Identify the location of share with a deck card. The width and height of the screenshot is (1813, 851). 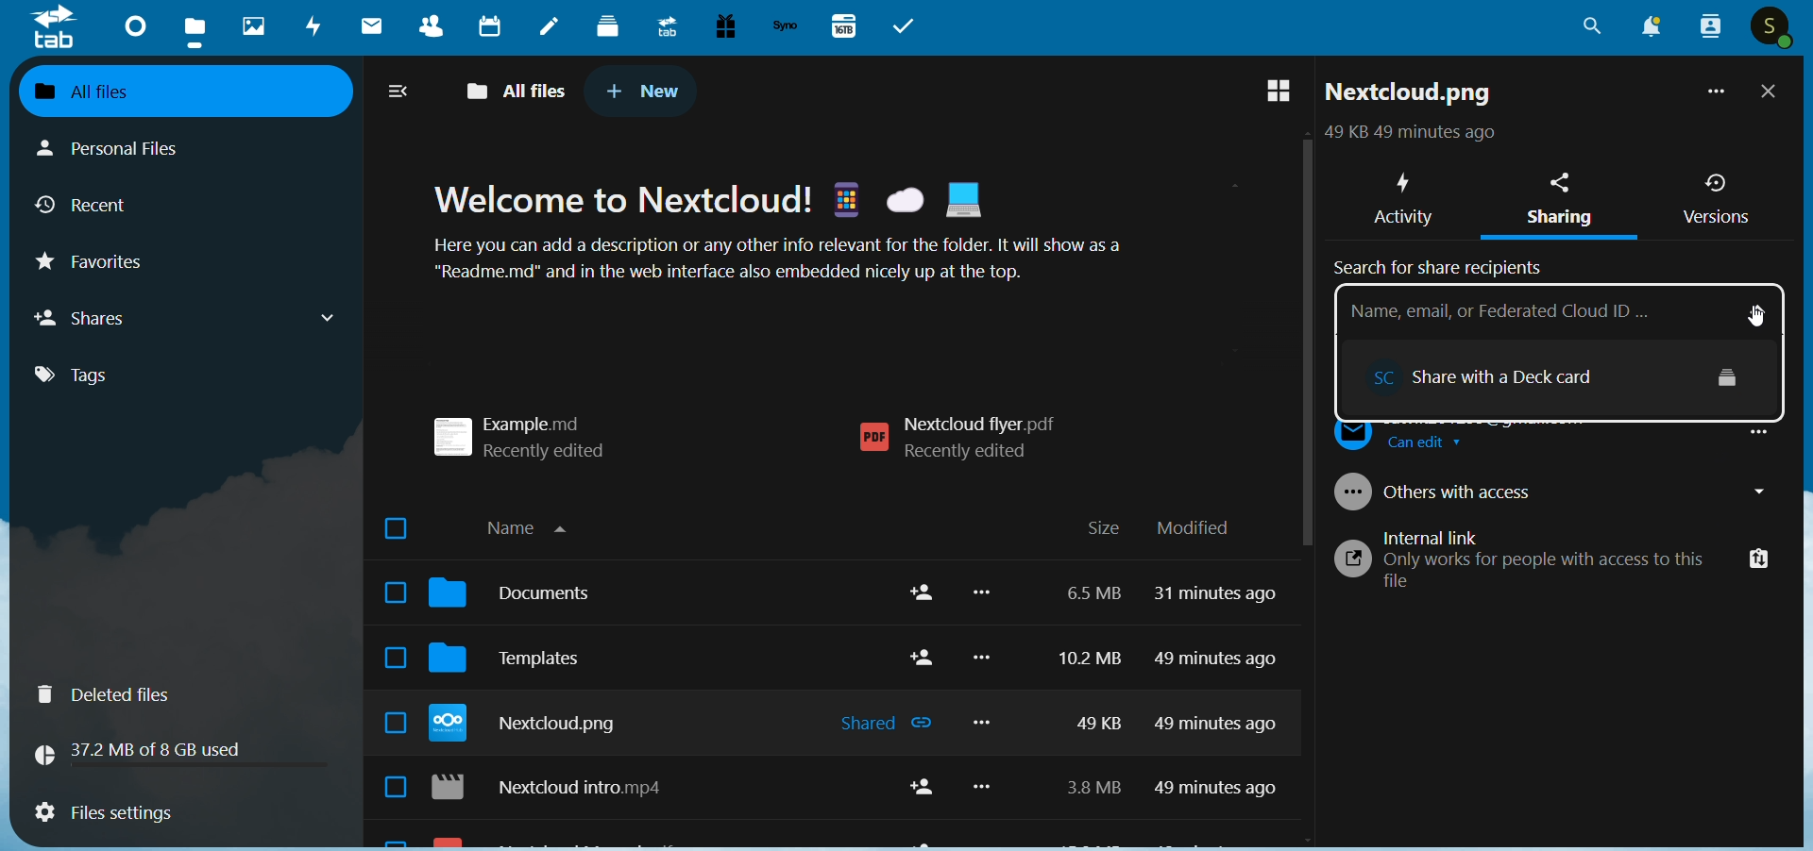
(1516, 373).